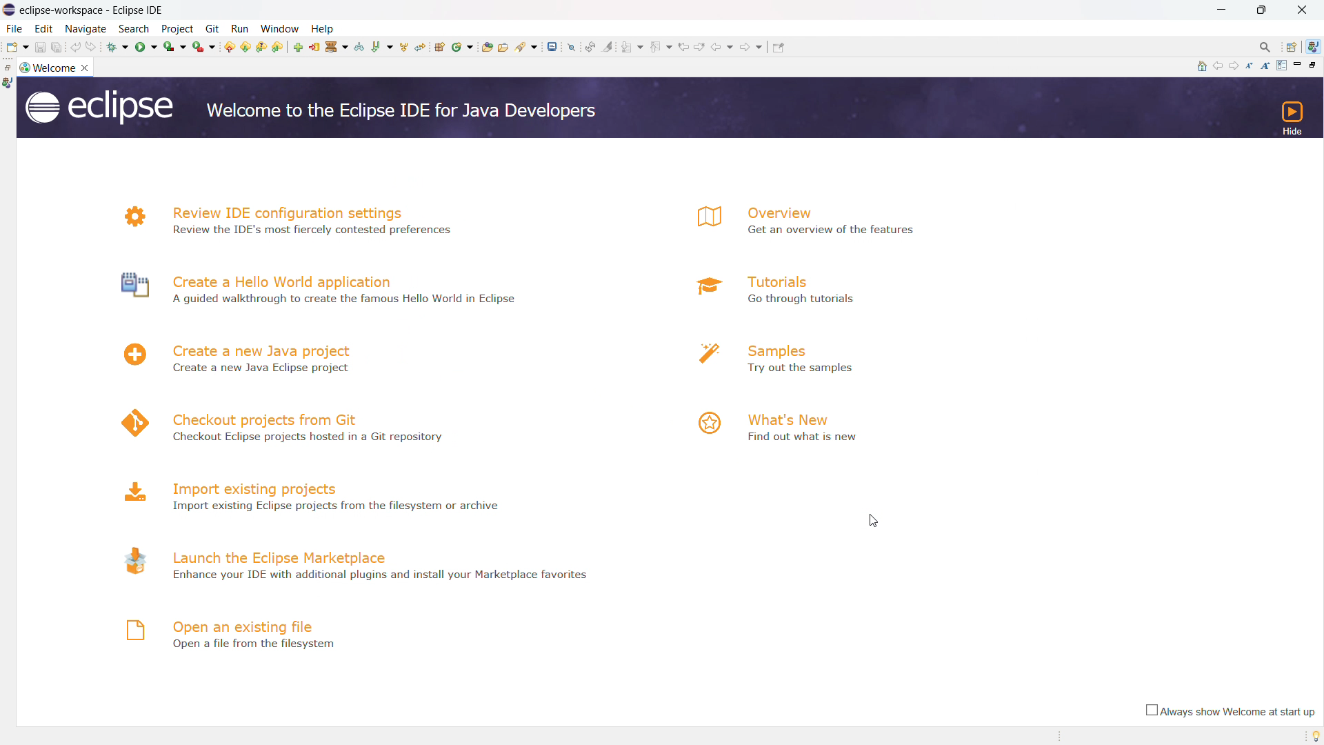 Image resolution: width=1324 pixels, height=745 pixels. I want to click on toggle ant mark occurrences, so click(610, 46).